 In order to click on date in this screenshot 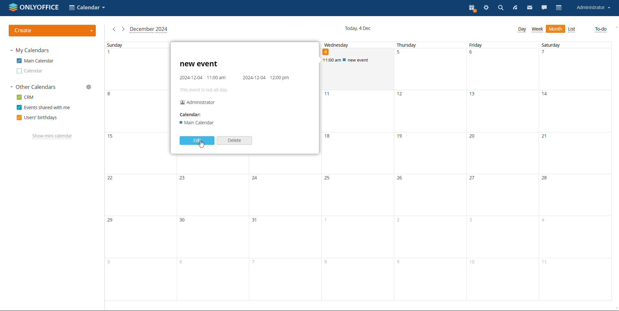, I will do `click(327, 52)`.